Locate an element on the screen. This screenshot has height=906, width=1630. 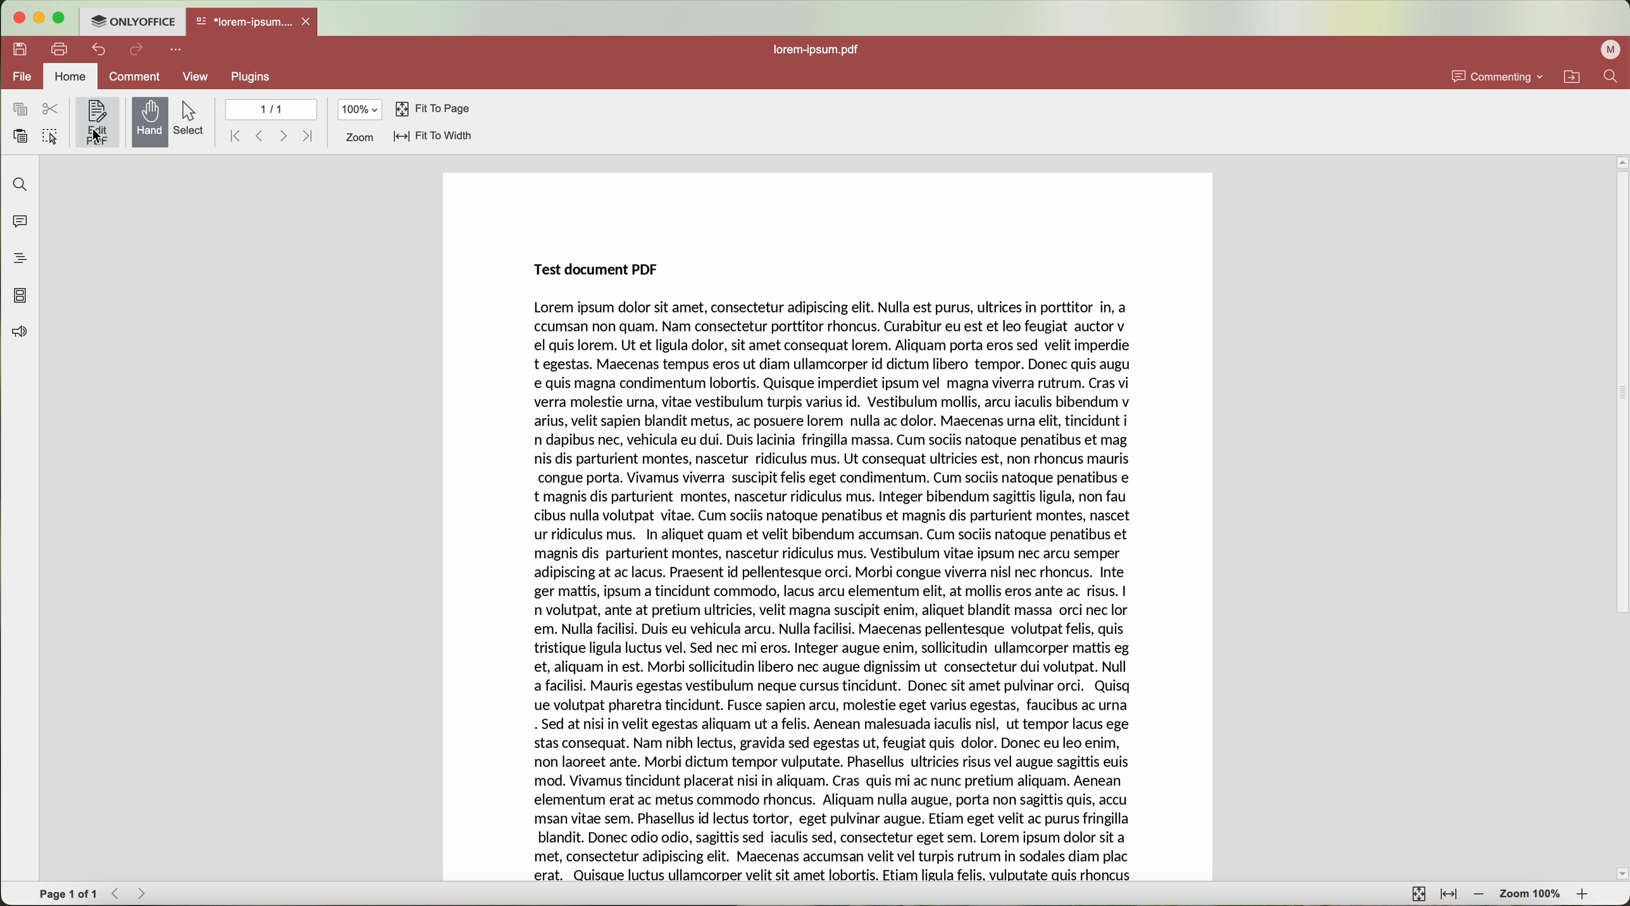
minimize is located at coordinates (40, 18).